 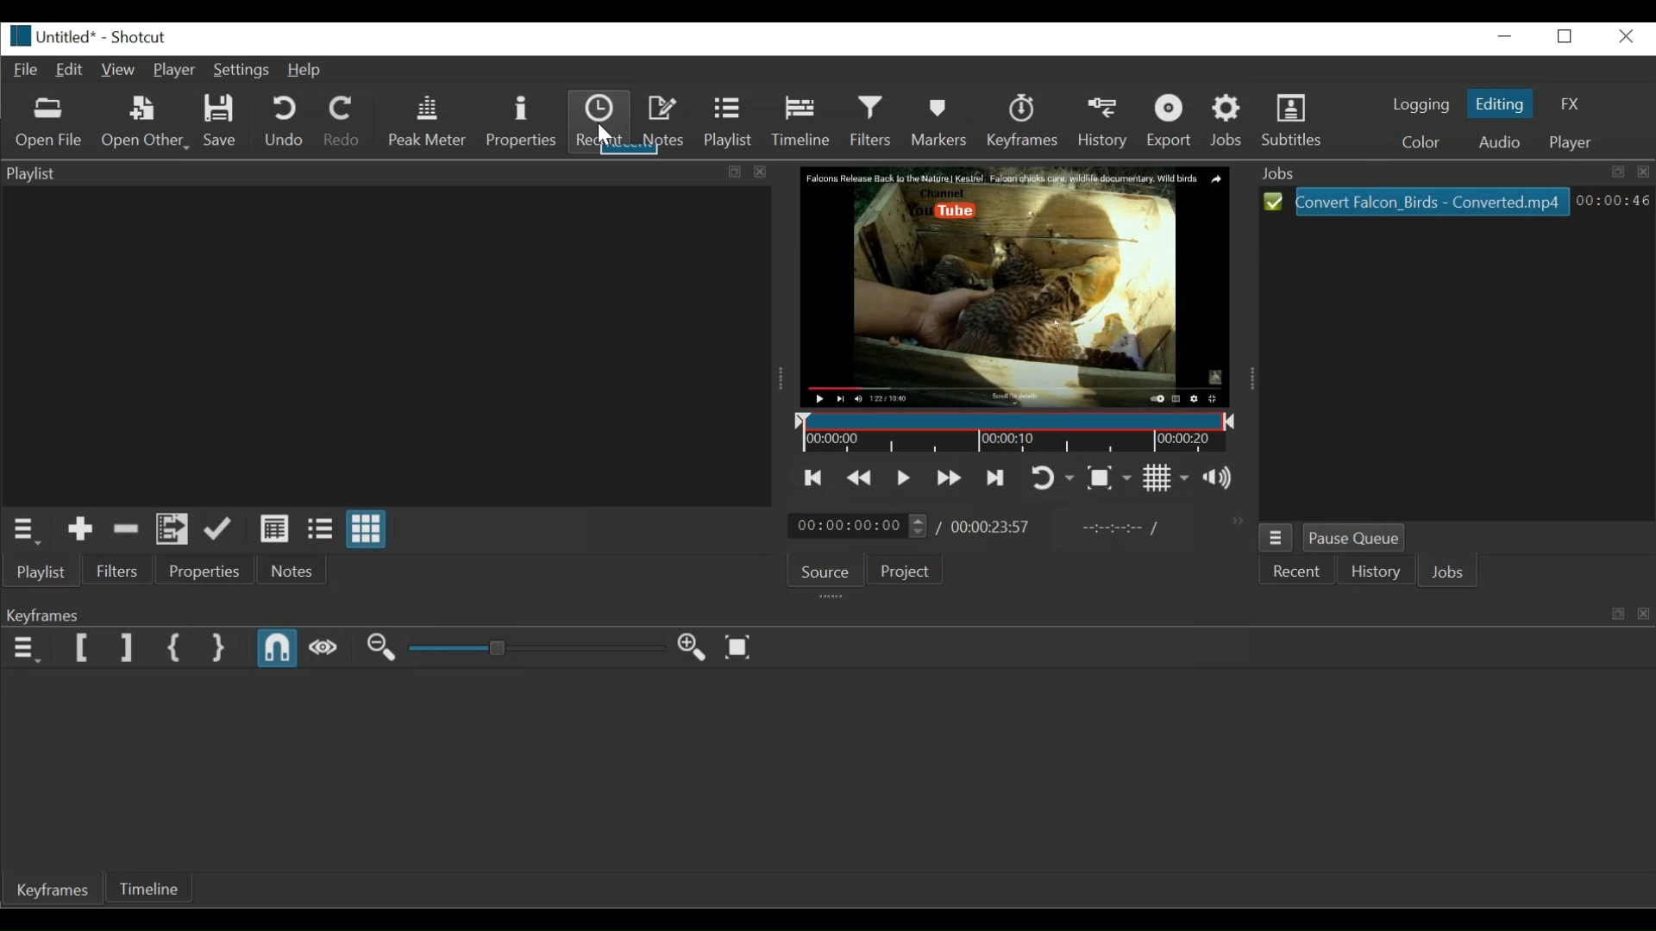 I want to click on FX, so click(x=1565, y=103).